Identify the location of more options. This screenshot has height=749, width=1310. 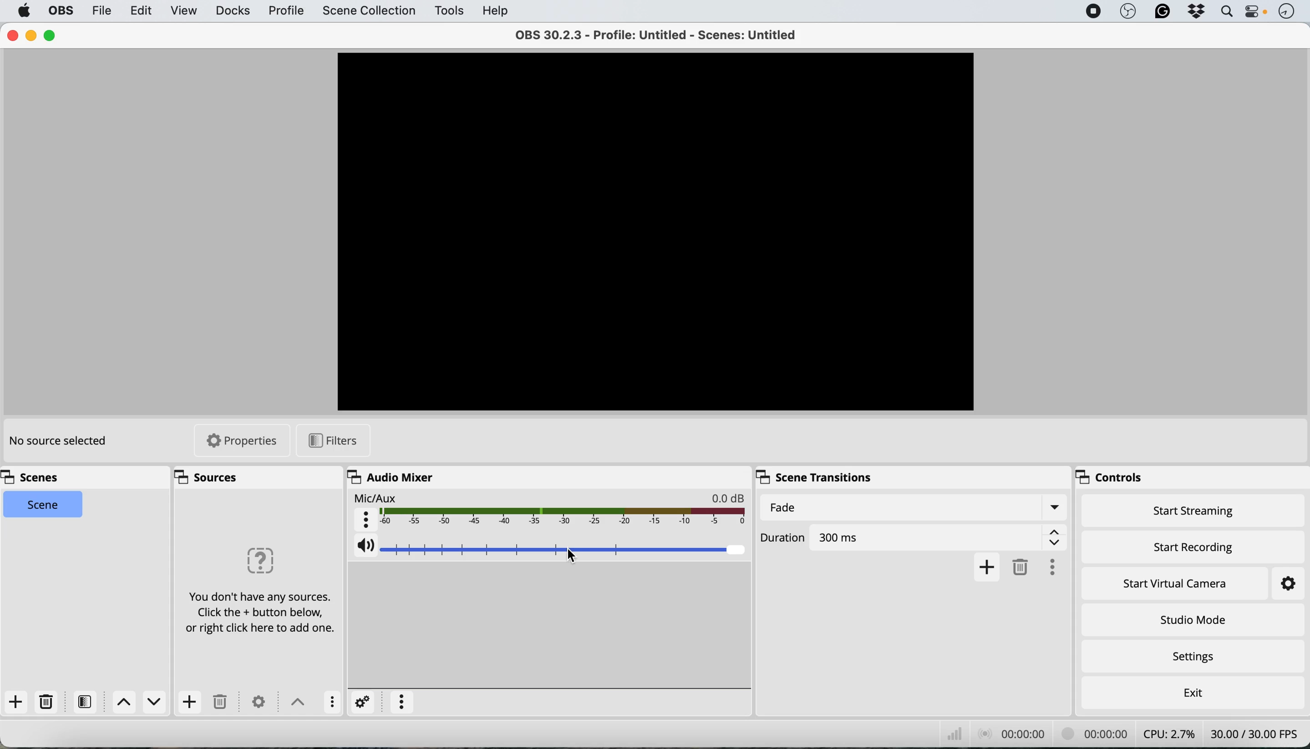
(1051, 565).